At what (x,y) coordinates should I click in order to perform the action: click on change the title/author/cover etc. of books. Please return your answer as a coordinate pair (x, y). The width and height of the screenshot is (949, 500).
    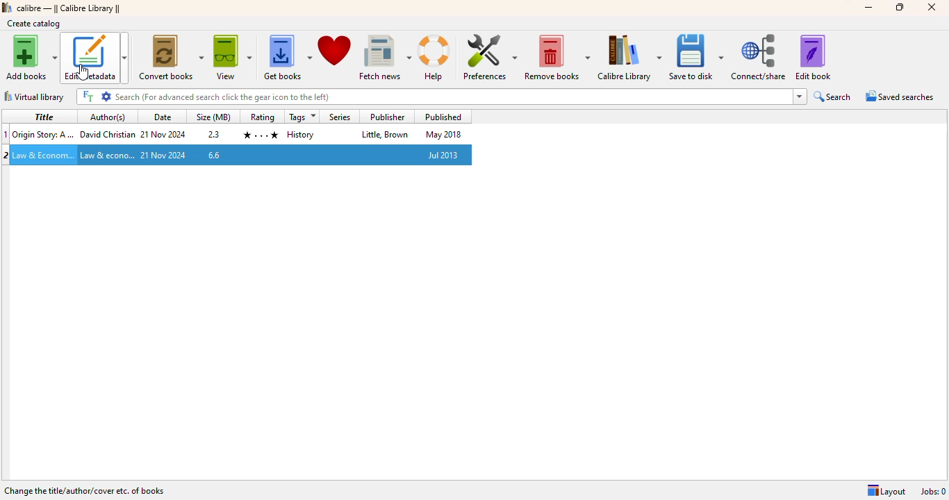
    Looking at the image, I should click on (85, 491).